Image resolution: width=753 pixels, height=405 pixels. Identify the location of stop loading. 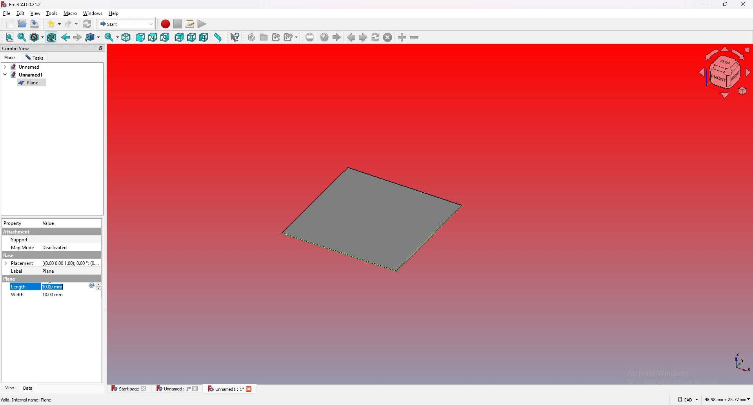
(388, 37).